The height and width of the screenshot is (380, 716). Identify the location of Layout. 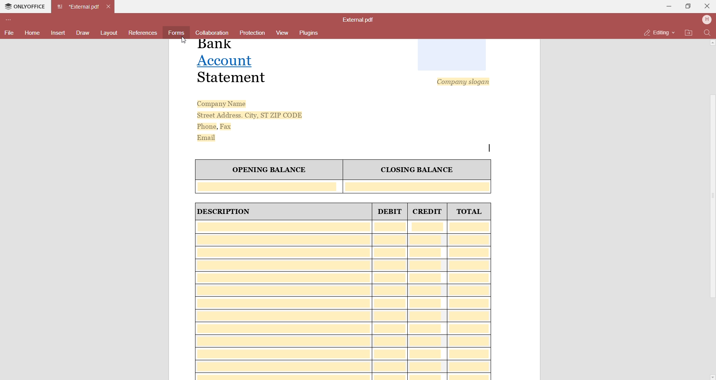
(109, 33).